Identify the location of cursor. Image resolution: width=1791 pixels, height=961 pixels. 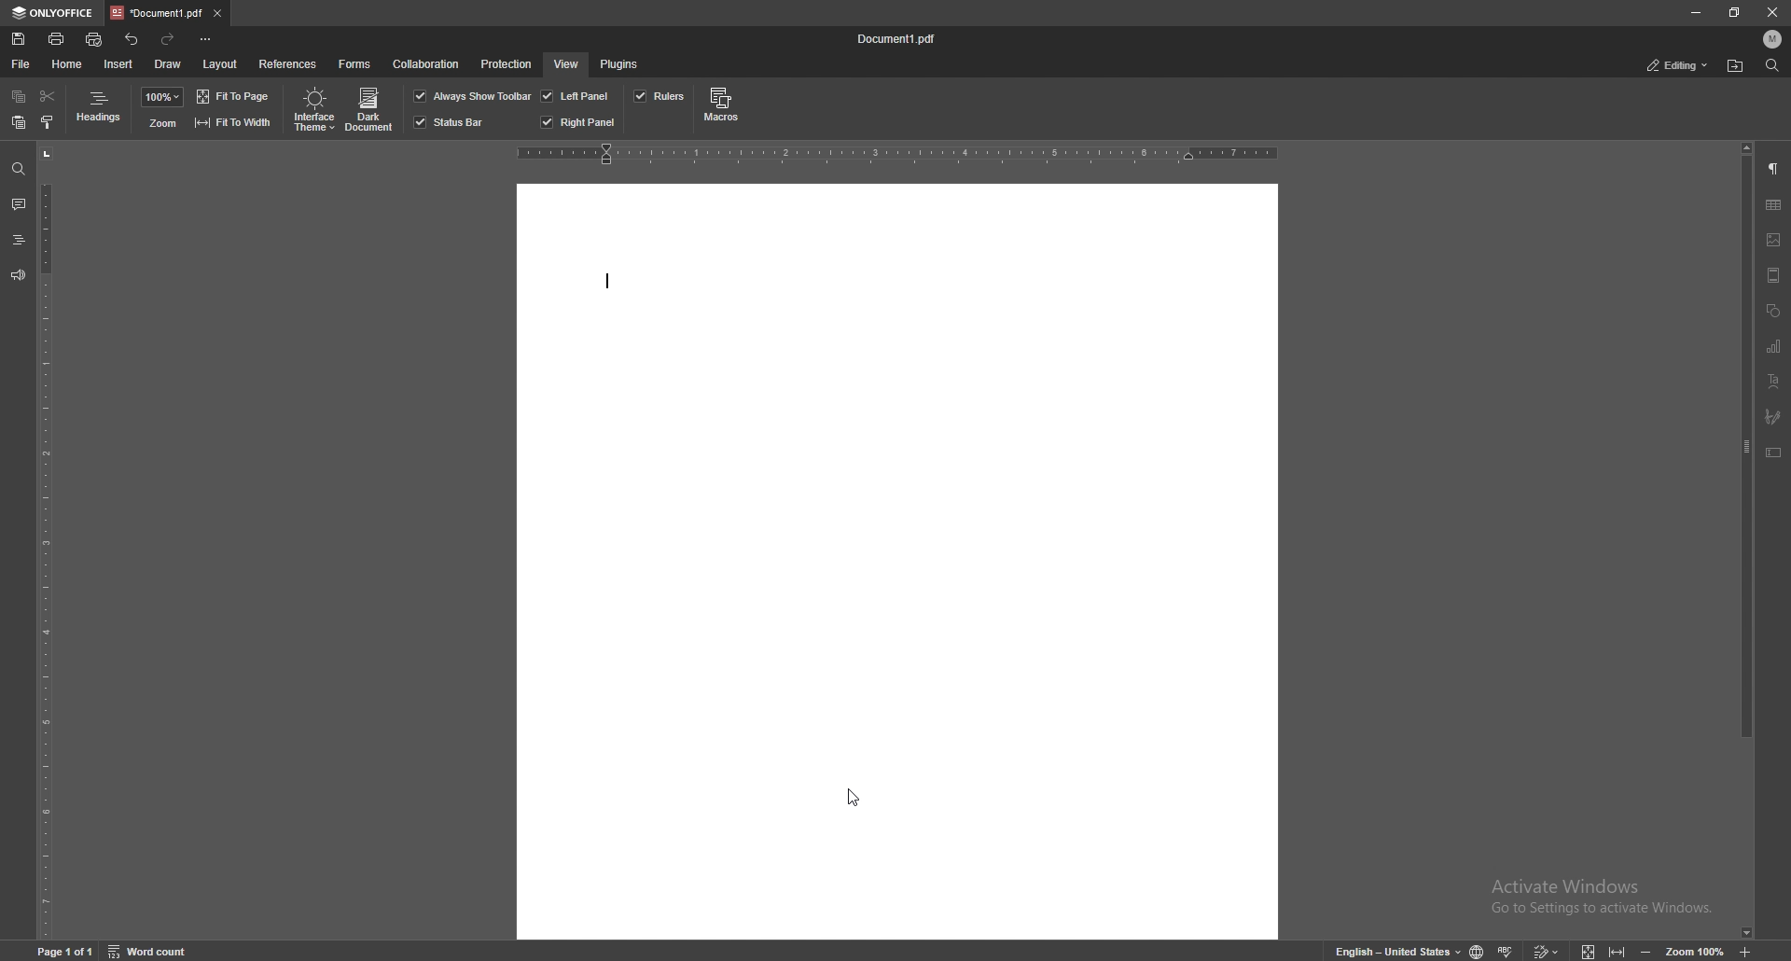
(853, 799).